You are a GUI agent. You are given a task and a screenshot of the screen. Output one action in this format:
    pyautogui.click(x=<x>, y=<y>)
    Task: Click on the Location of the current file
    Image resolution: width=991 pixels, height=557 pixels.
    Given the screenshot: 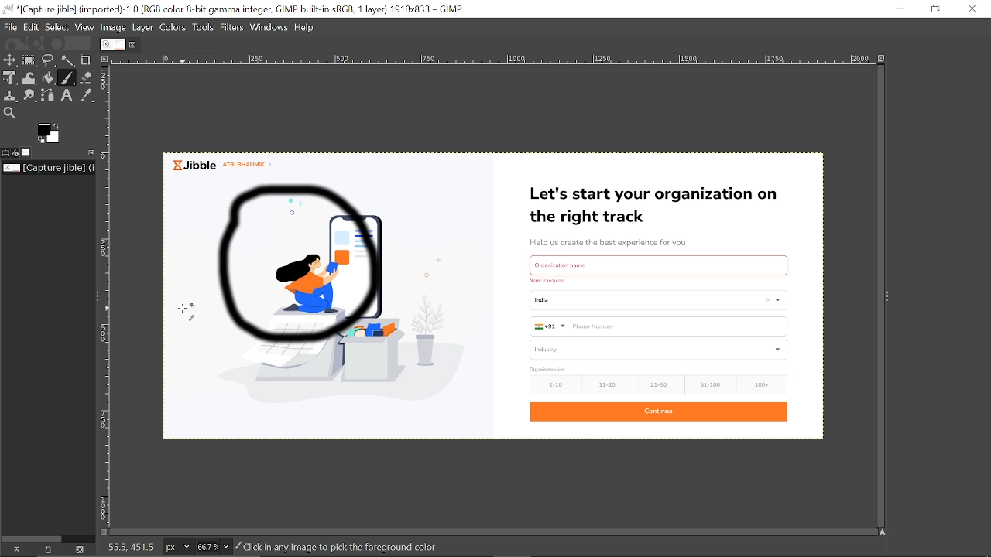 What is the action you would take?
    pyautogui.click(x=48, y=168)
    